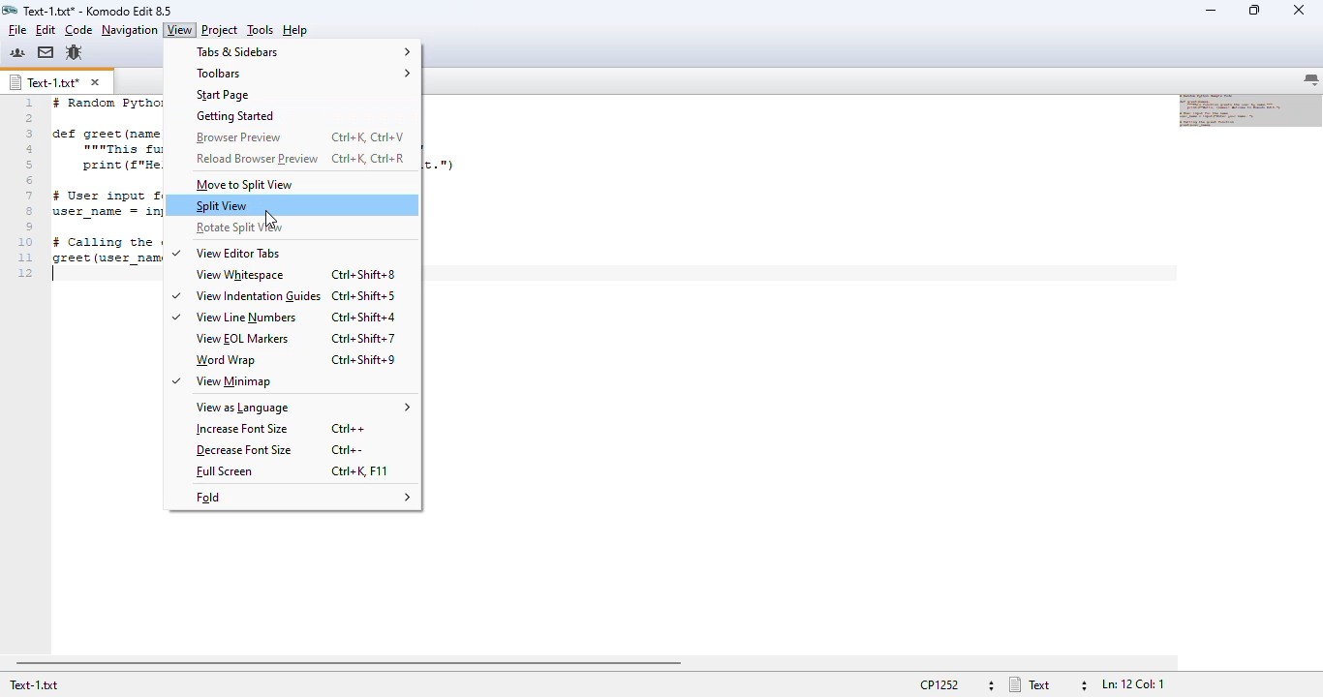 The image size is (1323, 697). Describe the element at coordinates (368, 136) in the screenshot. I see `shortcut for browser preview` at that location.